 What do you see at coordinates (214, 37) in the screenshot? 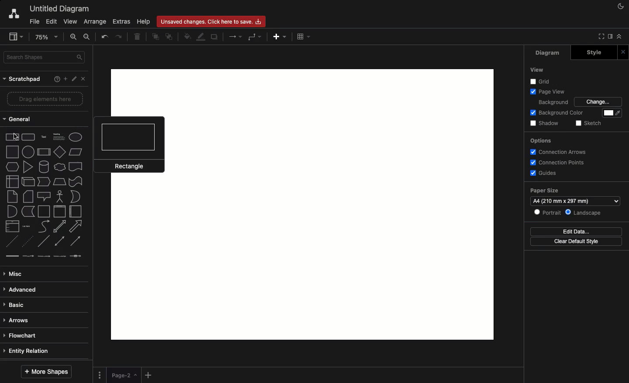
I see `Duplicate` at bounding box center [214, 37].